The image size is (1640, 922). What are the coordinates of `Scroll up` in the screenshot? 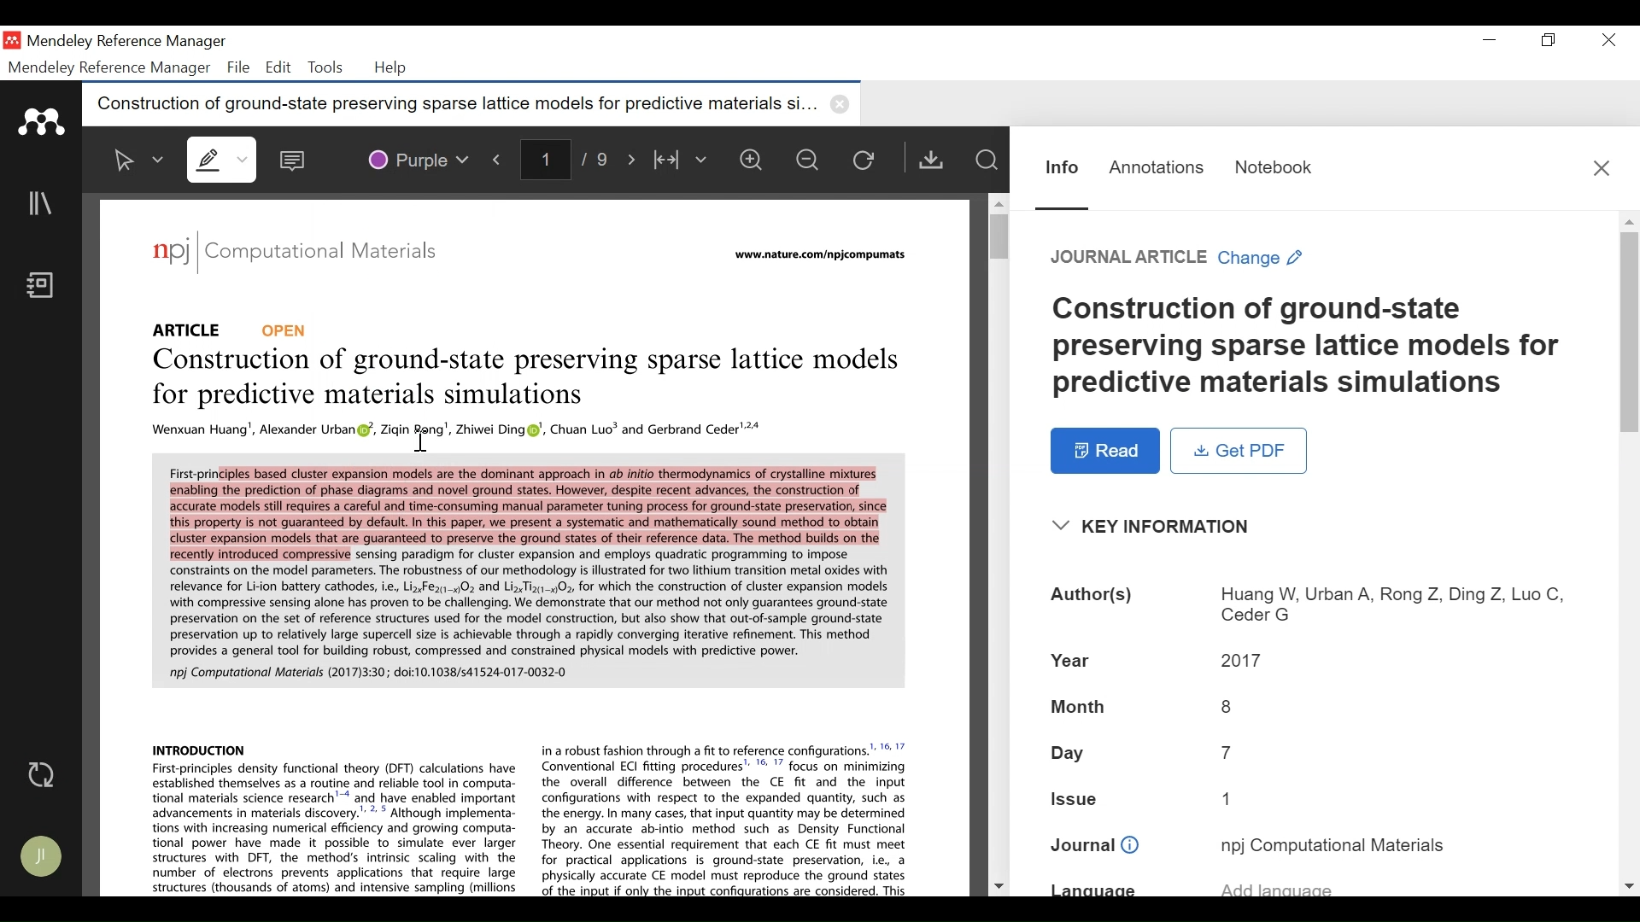 It's located at (997, 201).